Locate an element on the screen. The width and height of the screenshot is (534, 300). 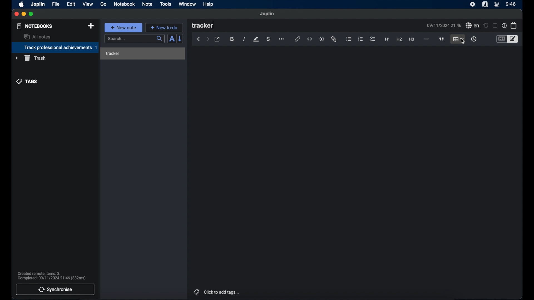
strikethrough is located at coordinates (268, 39).